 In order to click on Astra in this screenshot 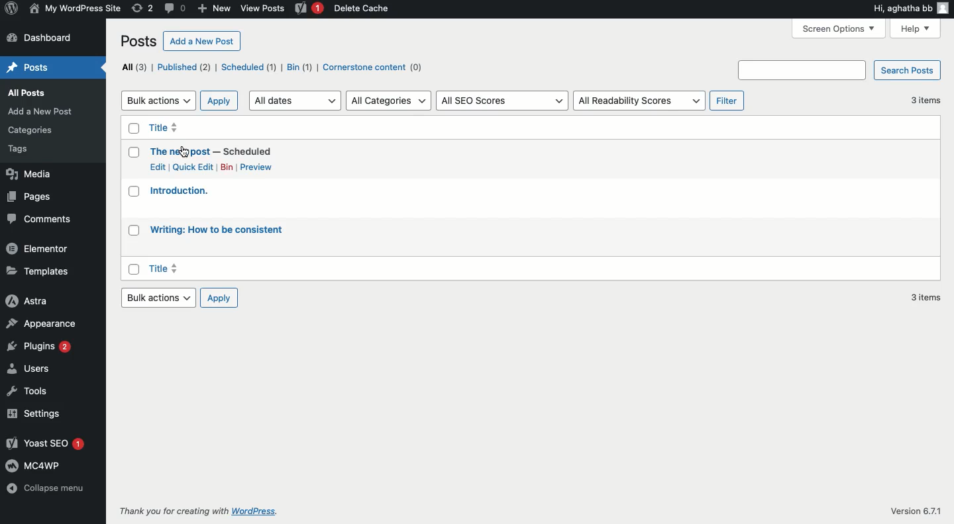, I will do `click(28, 300)`.